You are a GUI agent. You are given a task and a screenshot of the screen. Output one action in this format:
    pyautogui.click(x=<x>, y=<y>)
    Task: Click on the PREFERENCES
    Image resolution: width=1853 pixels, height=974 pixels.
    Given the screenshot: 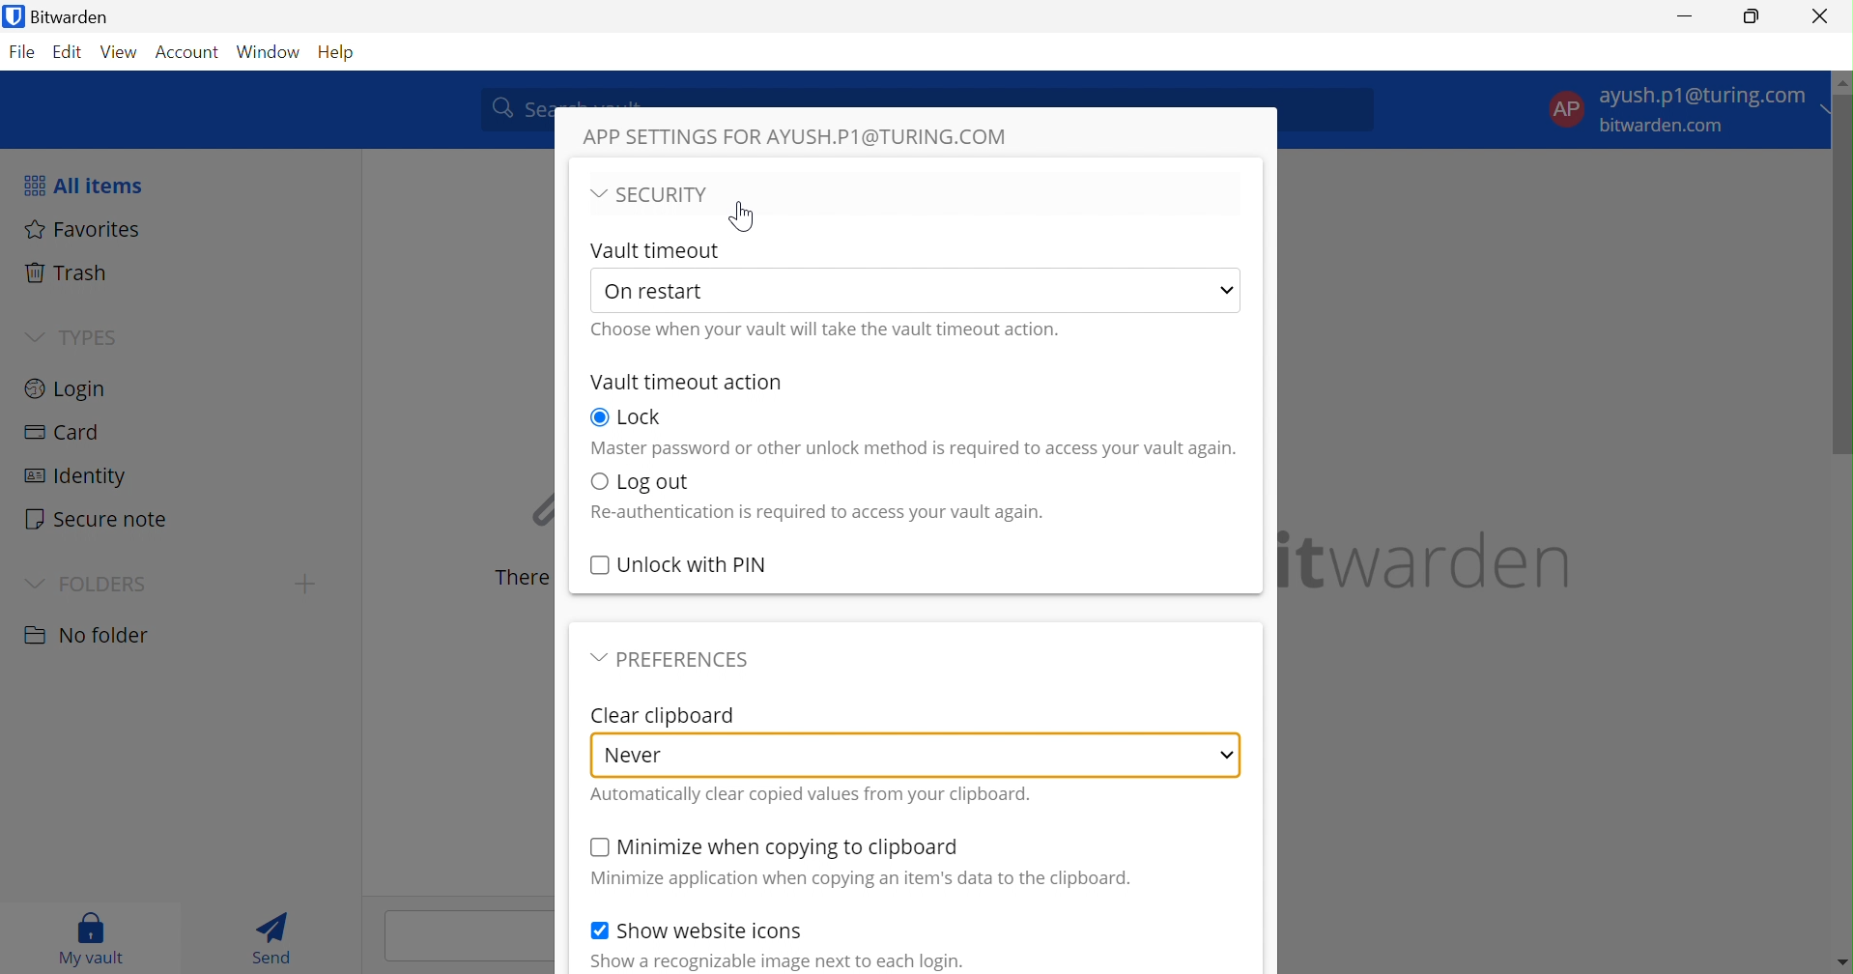 What is the action you would take?
    pyautogui.click(x=689, y=657)
    